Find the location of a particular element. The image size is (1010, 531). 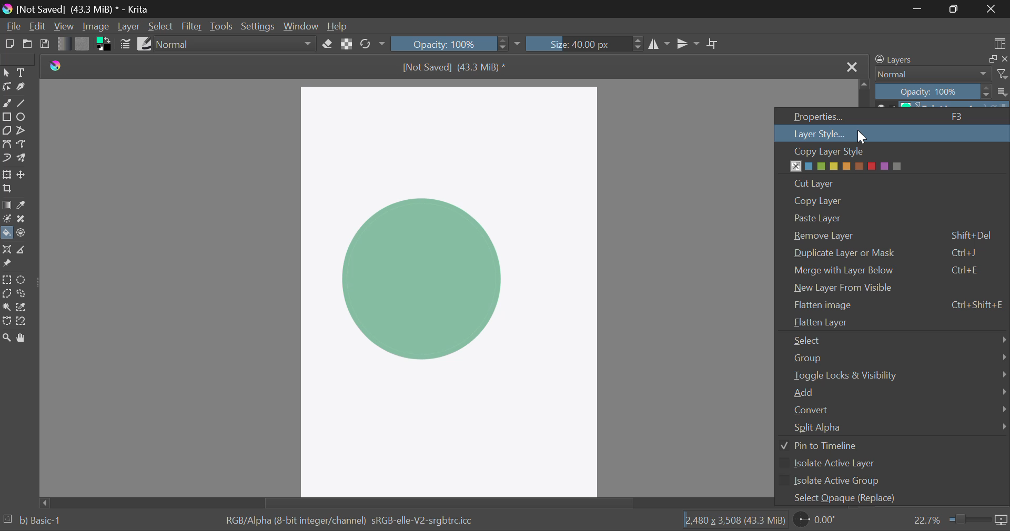

Layer Color is located at coordinates (893, 168).